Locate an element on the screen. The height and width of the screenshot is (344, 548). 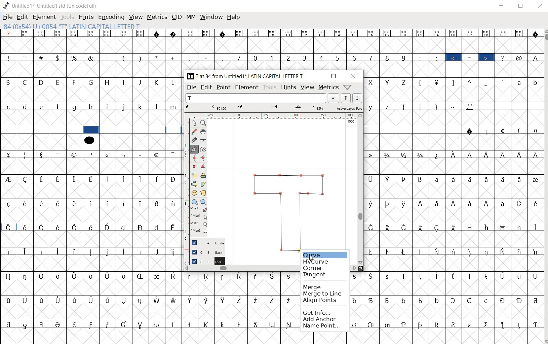
E is located at coordinates (59, 82).